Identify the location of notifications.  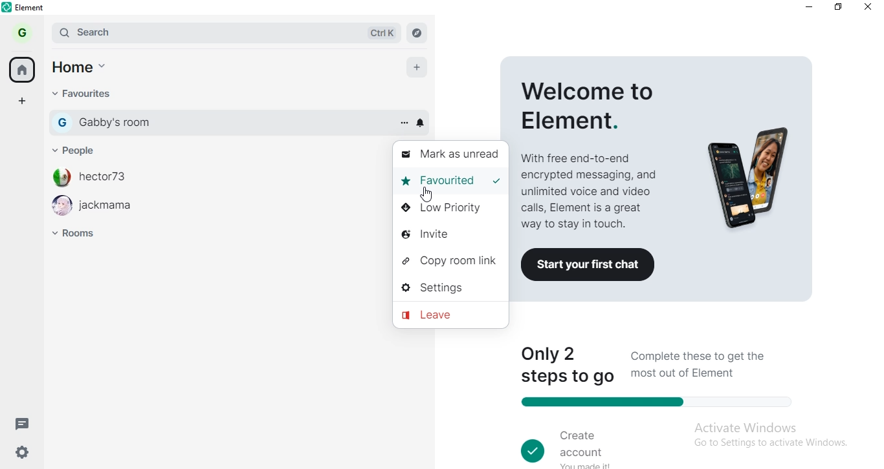
(423, 123).